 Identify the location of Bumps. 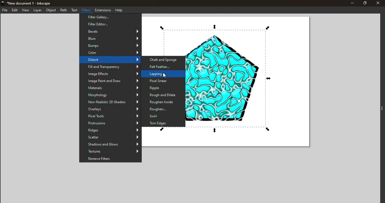
(110, 45).